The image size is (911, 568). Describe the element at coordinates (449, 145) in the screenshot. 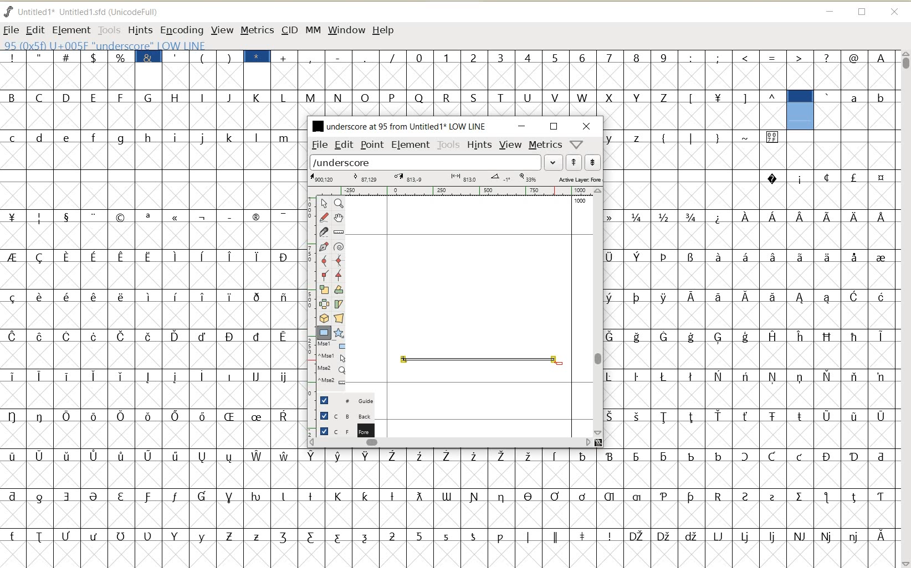

I see `TOOLS` at that location.